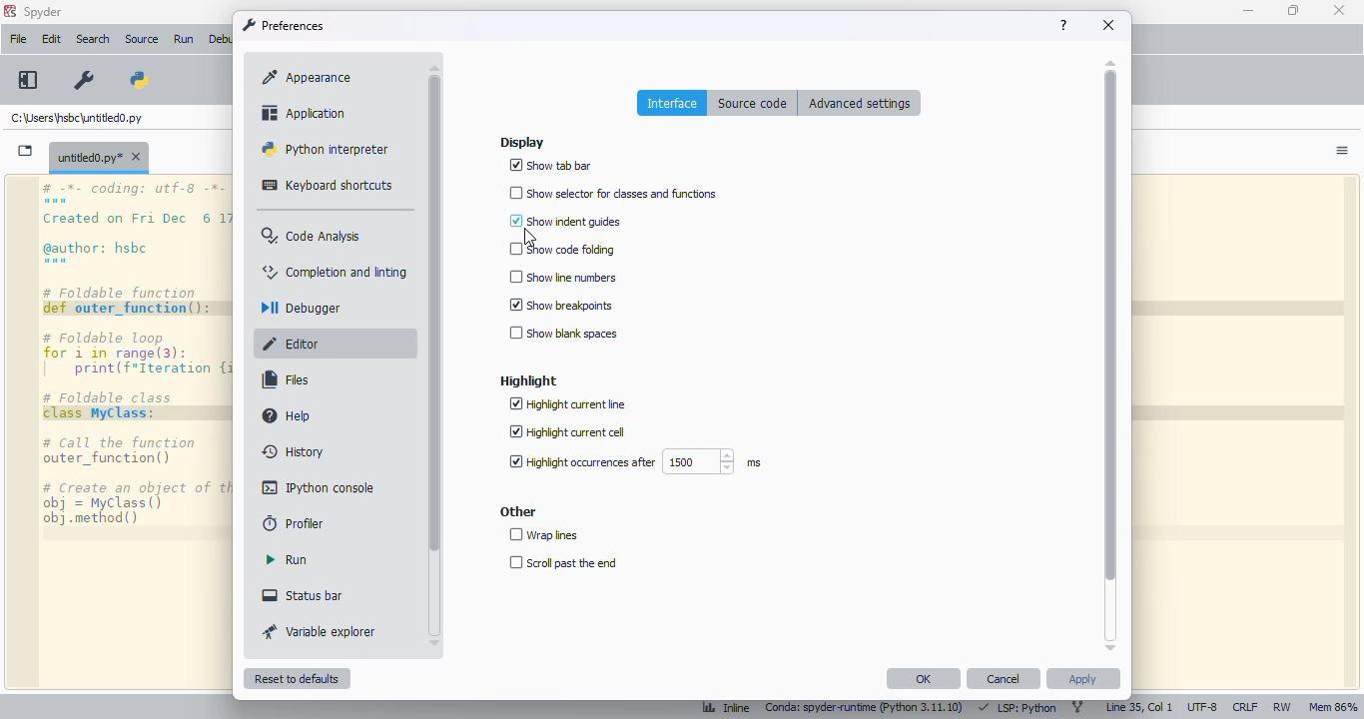 The image size is (1364, 719). I want to click on line 35, col 1, so click(1139, 707).